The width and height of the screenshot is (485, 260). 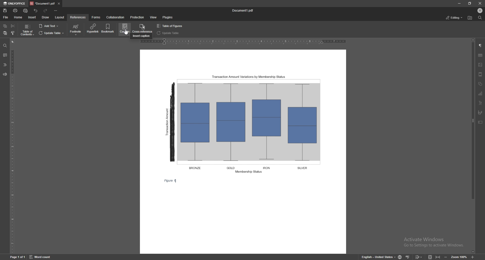 What do you see at coordinates (459, 4) in the screenshot?
I see `minimize` at bounding box center [459, 4].